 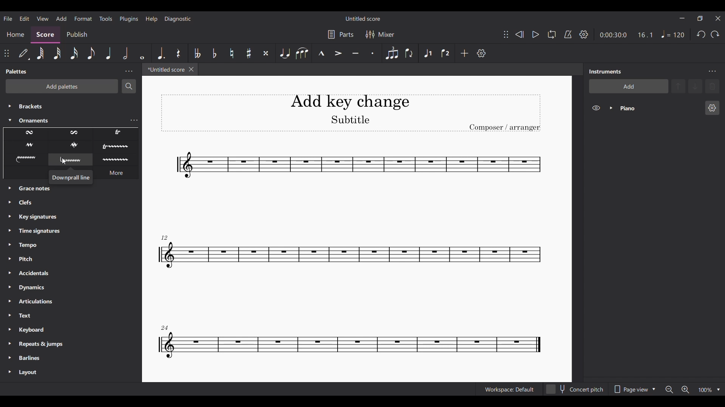 I want to click on Whole note, so click(x=142, y=53).